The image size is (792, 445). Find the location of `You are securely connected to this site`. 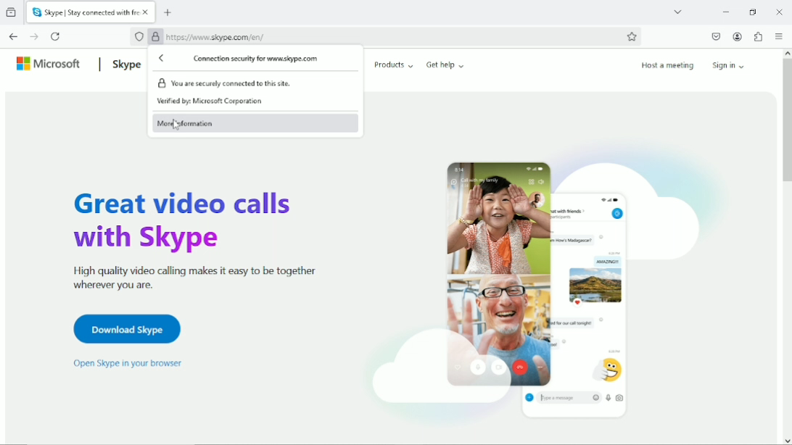

You are securely connected to this site is located at coordinates (247, 83).